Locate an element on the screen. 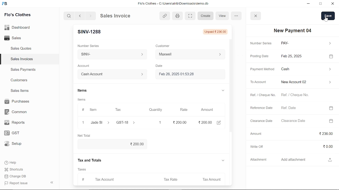 The height and width of the screenshot is (190, 339). save is located at coordinates (328, 16).